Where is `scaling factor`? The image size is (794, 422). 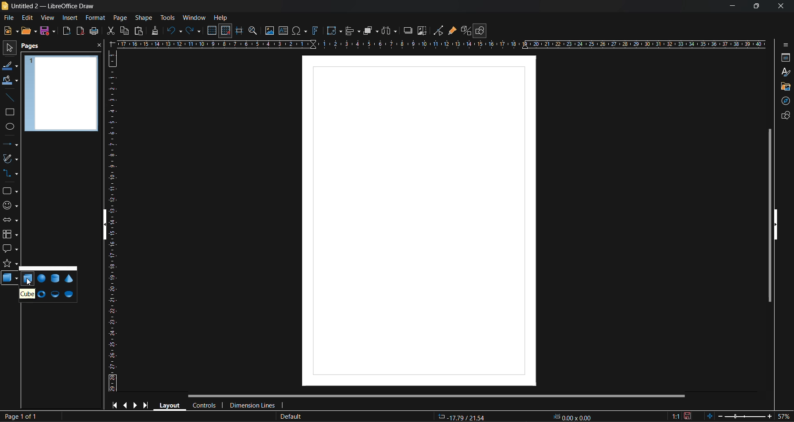
scaling factor is located at coordinates (675, 415).